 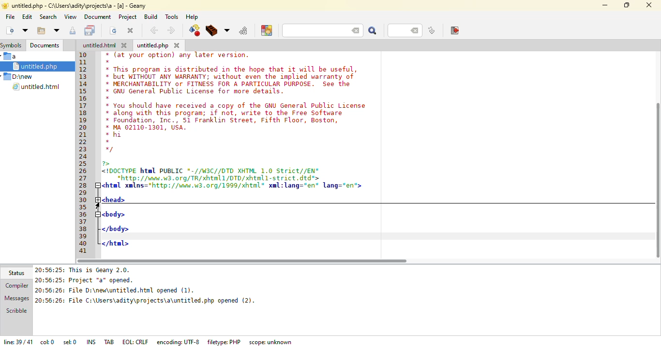 What do you see at coordinates (85, 155) in the screenshot?
I see `line number` at bounding box center [85, 155].